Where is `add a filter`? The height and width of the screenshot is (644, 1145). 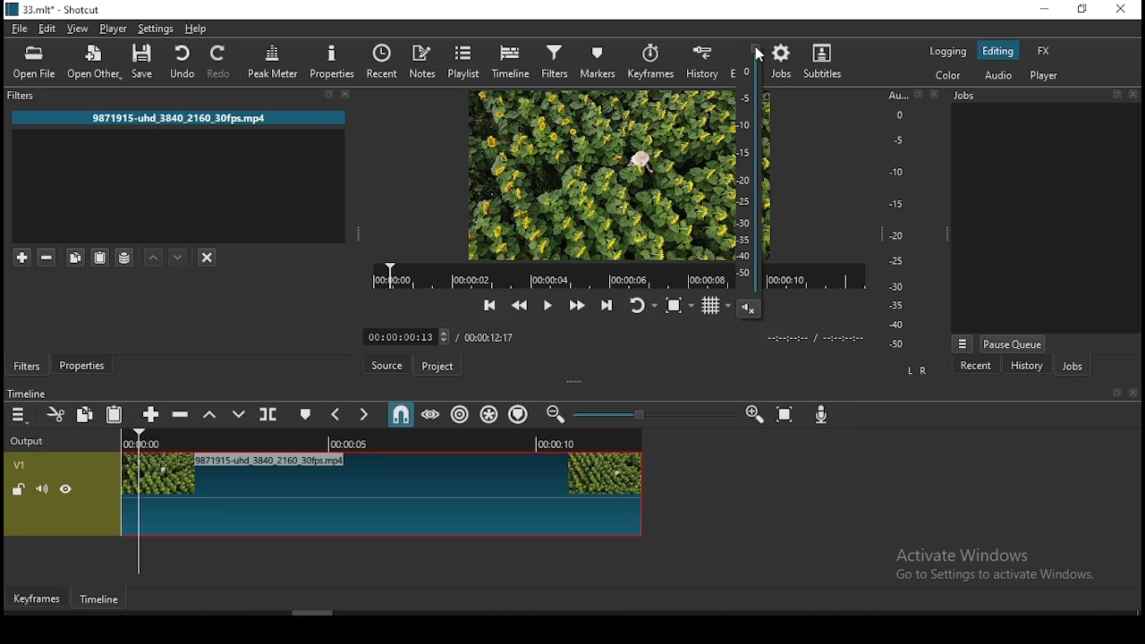 add a filter is located at coordinates (23, 258).